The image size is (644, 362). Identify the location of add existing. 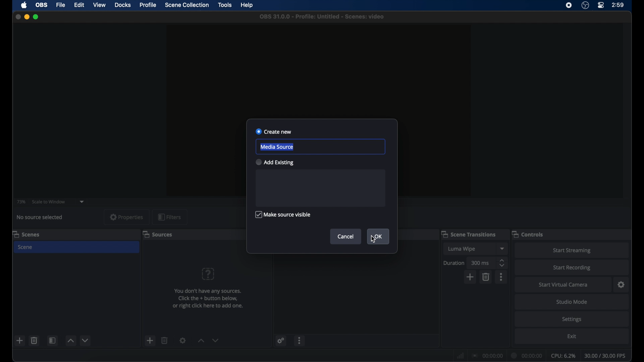
(274, 162).